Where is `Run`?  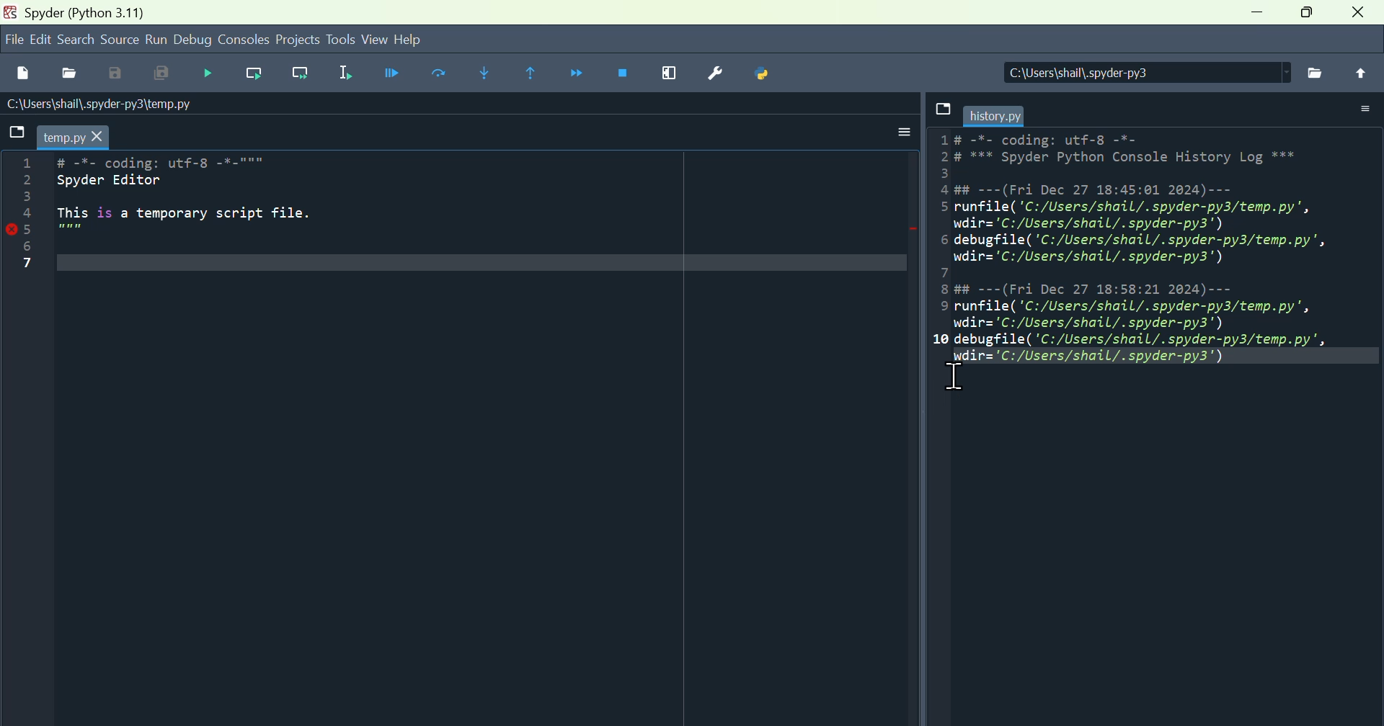 Run is located at coordinates (216, 72).